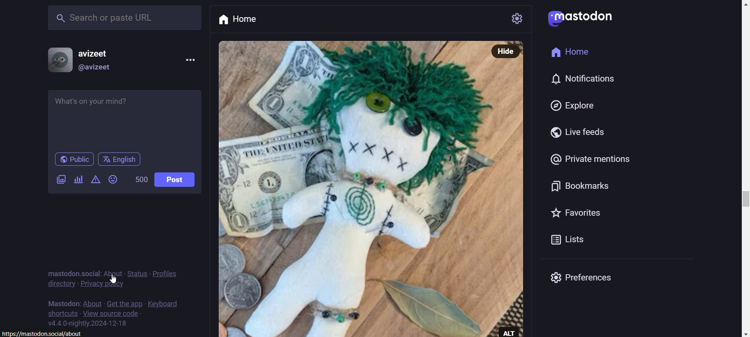  What do you see at coordinates (189, 59) in the screenshot?
I see `menu` at bounding box center [189, 59].